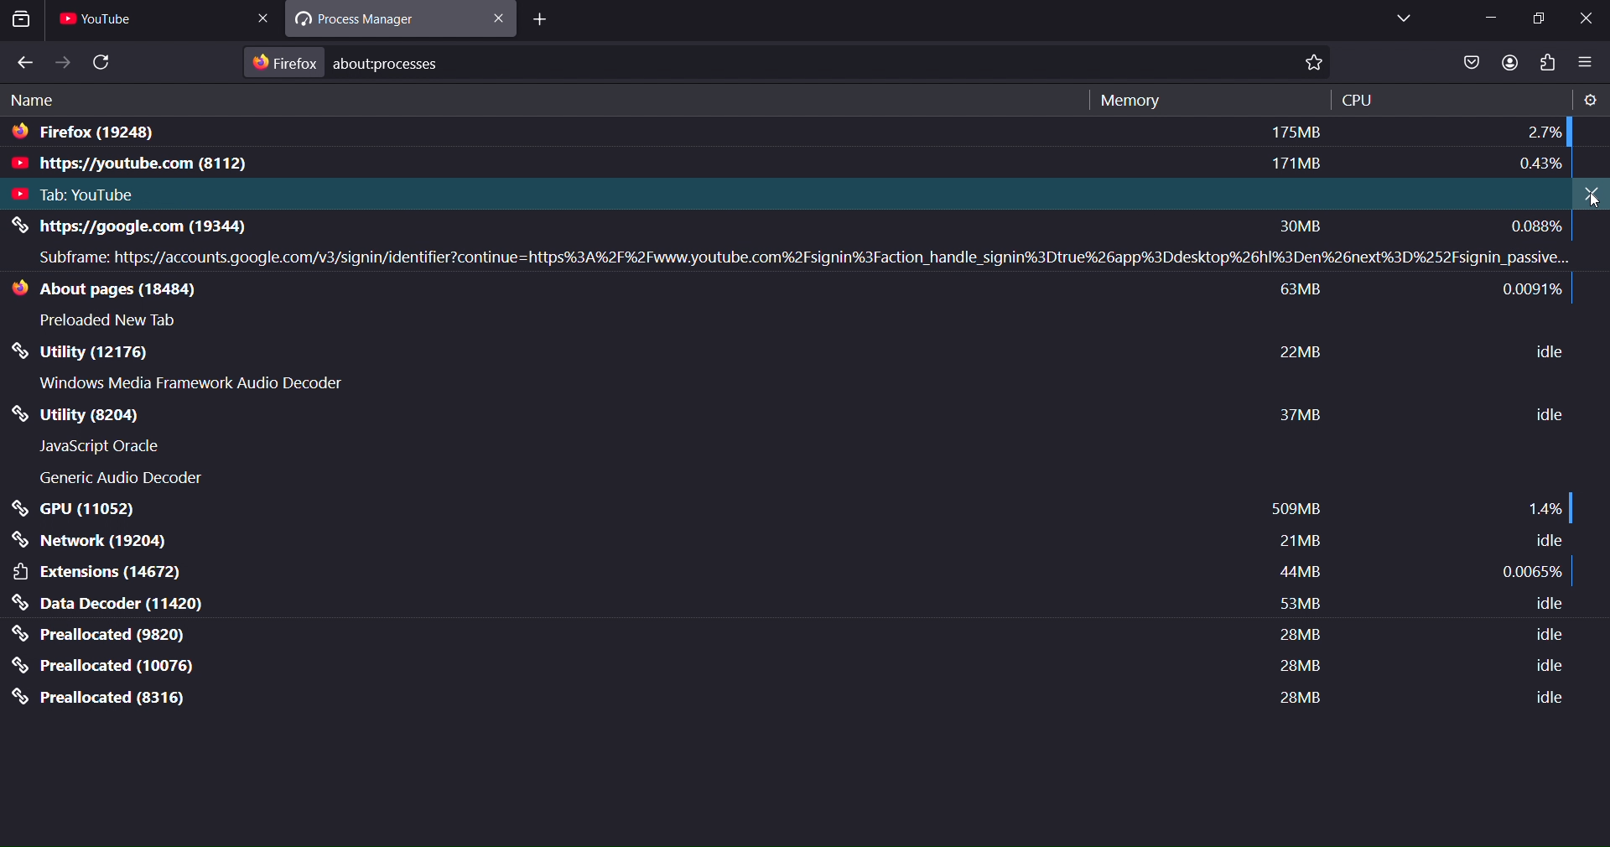  I want to click on firefox : about processes, so click(358, 62).